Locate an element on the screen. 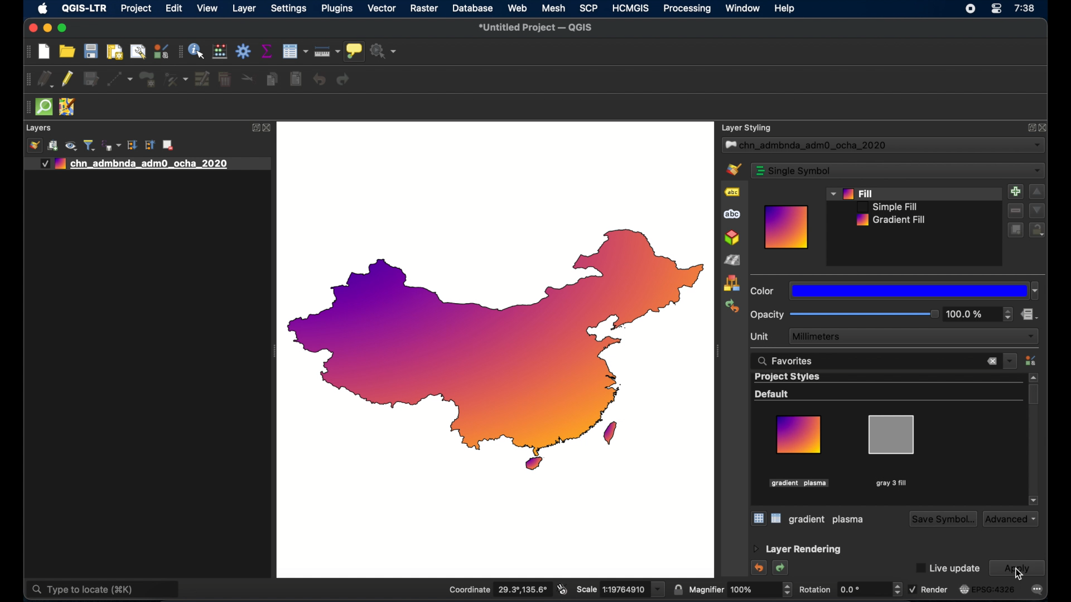  gray 3 fill is located at coordinates (826, 520).